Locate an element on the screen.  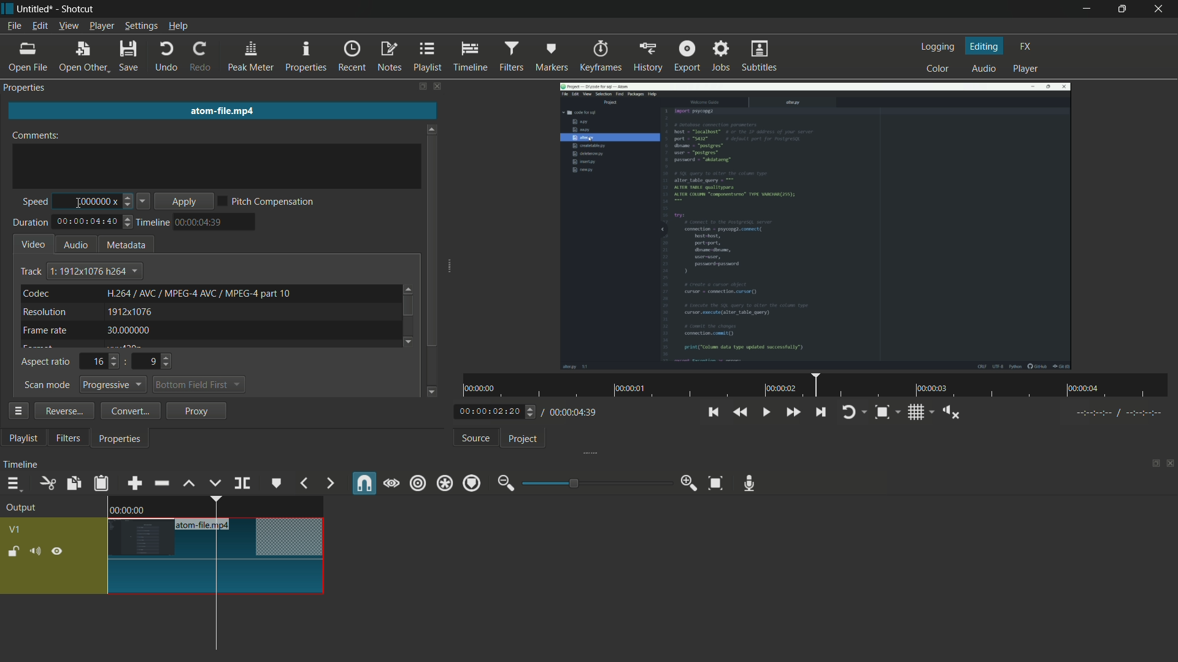
frame rate is located at coordinates (44, 330).